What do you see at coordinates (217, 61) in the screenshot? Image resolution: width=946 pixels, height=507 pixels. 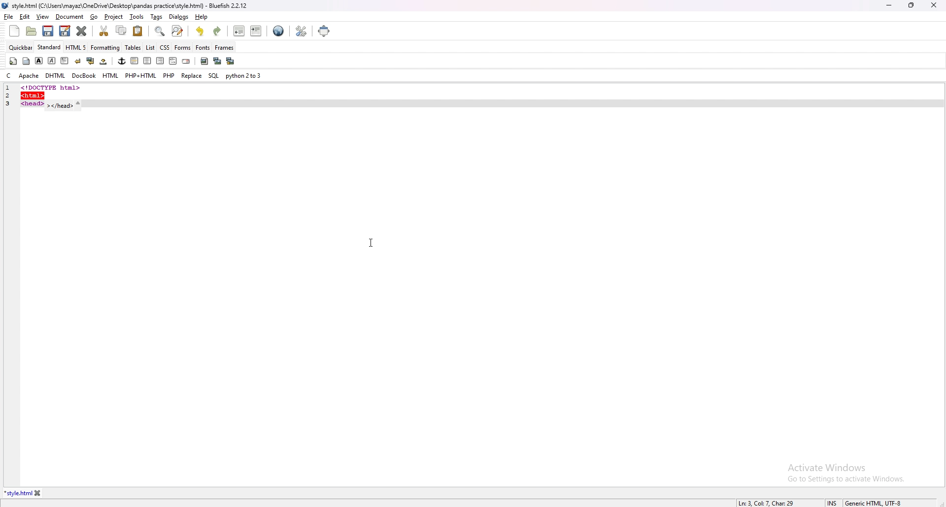 I see `insert thumbnail` at bounding box center [217, 61].